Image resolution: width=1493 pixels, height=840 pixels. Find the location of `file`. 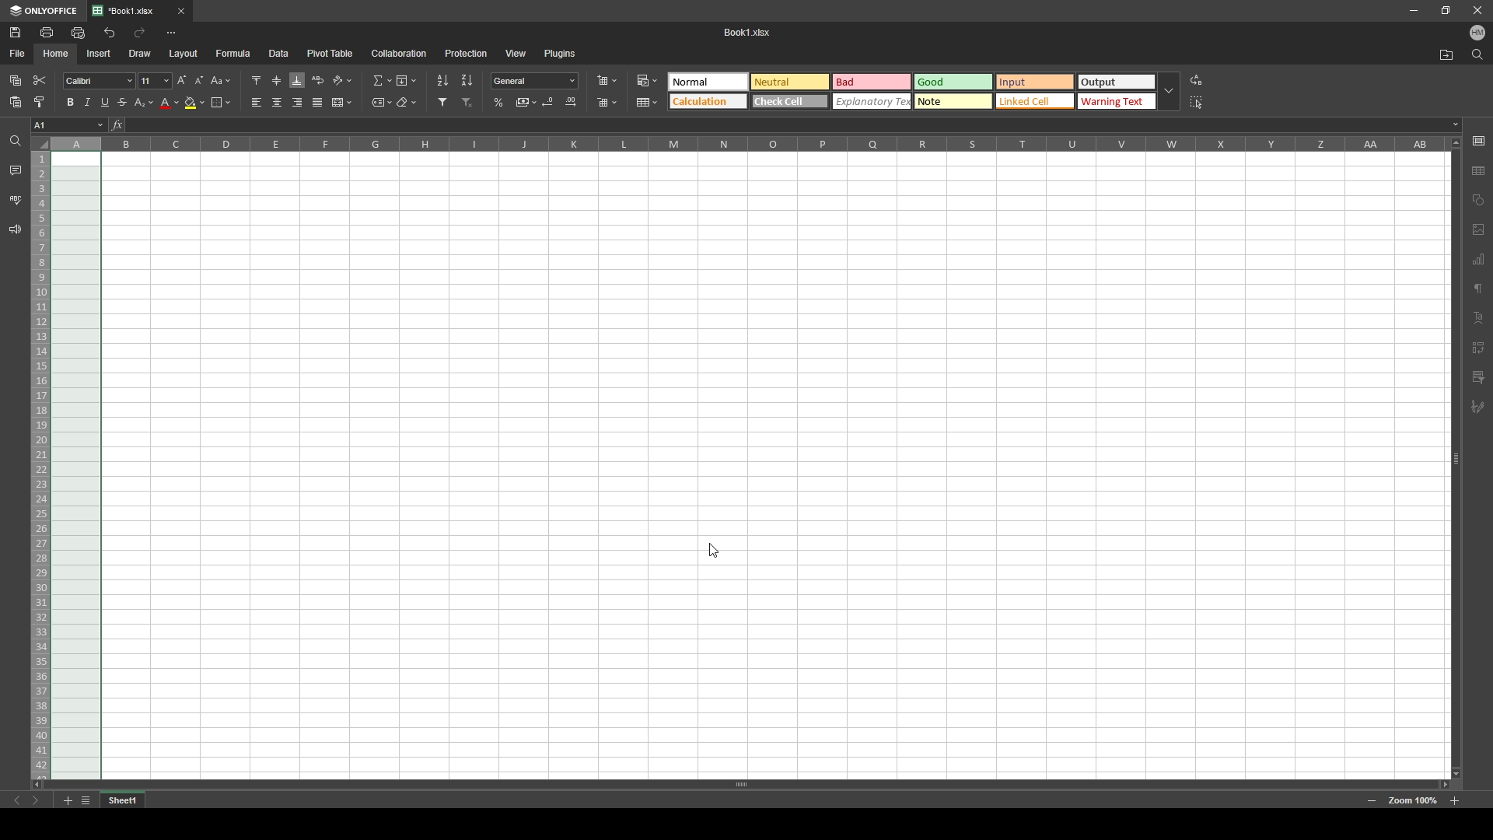

file is located at coordinates (18, 52).